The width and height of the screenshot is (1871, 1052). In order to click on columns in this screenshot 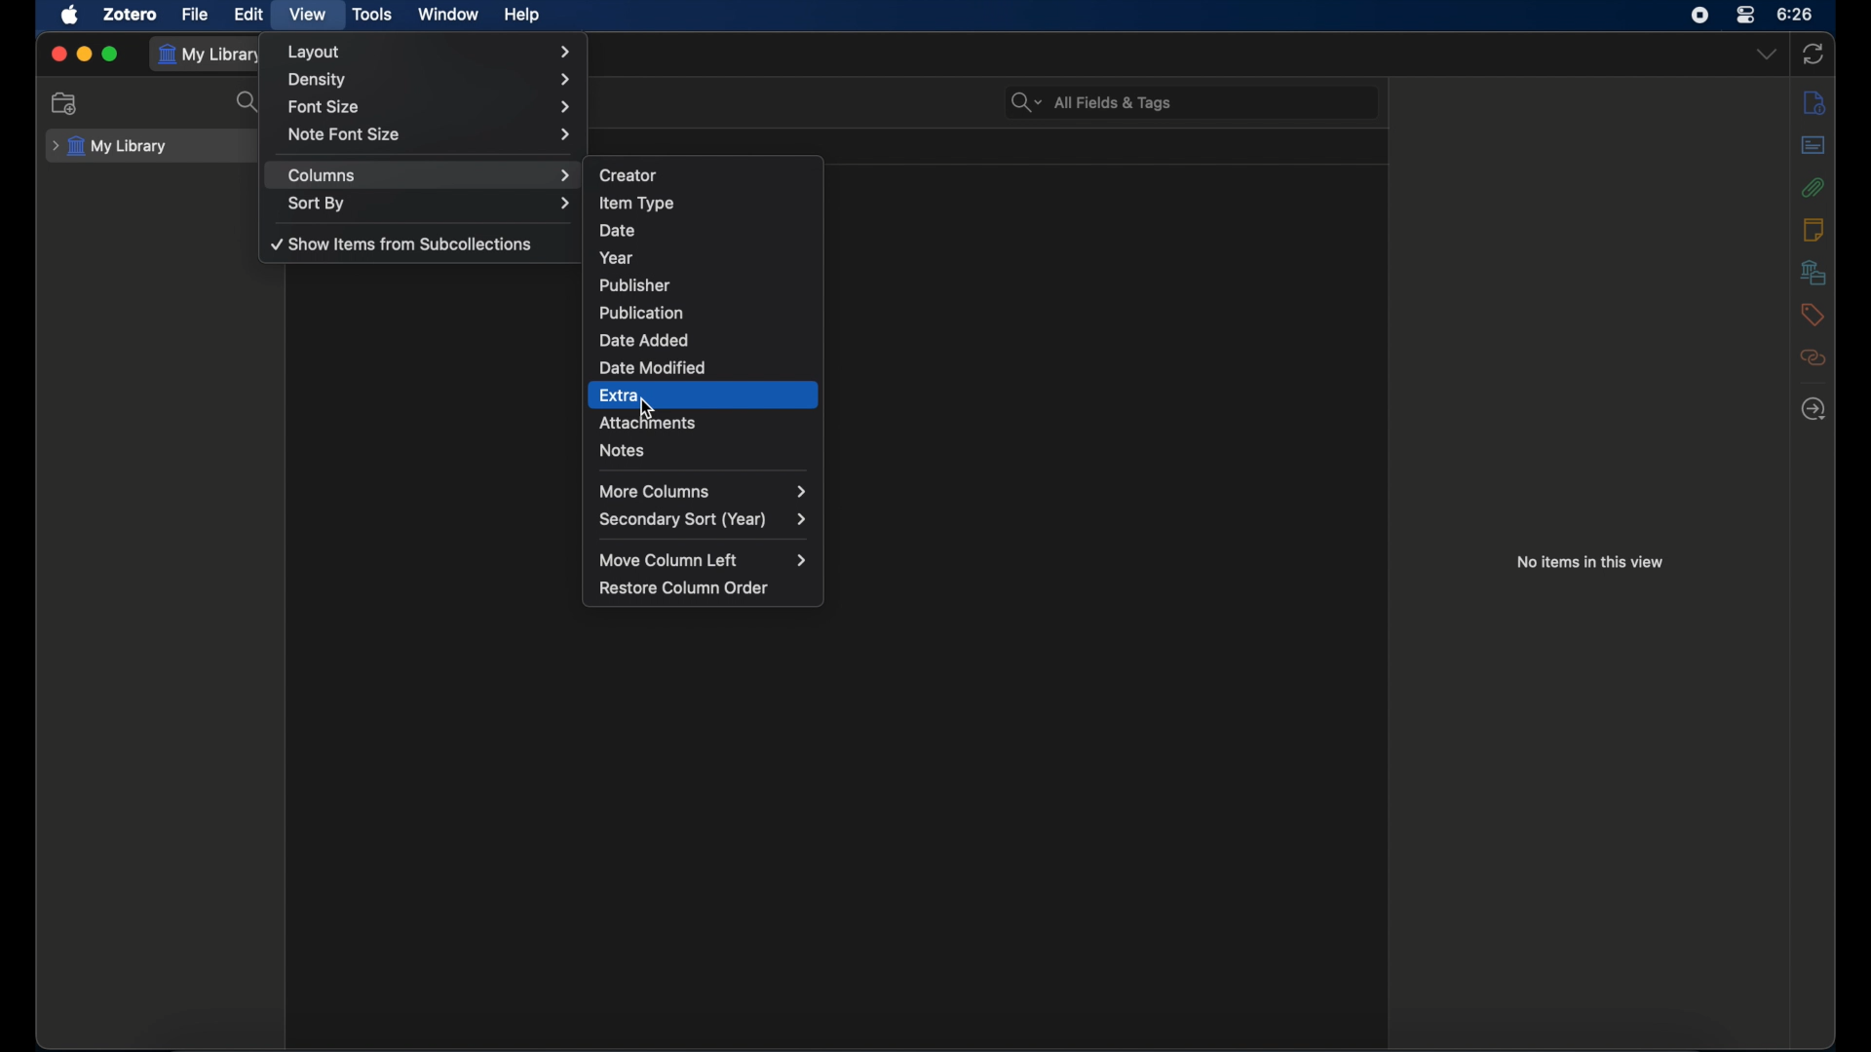, I will do `click(431, 175)`.